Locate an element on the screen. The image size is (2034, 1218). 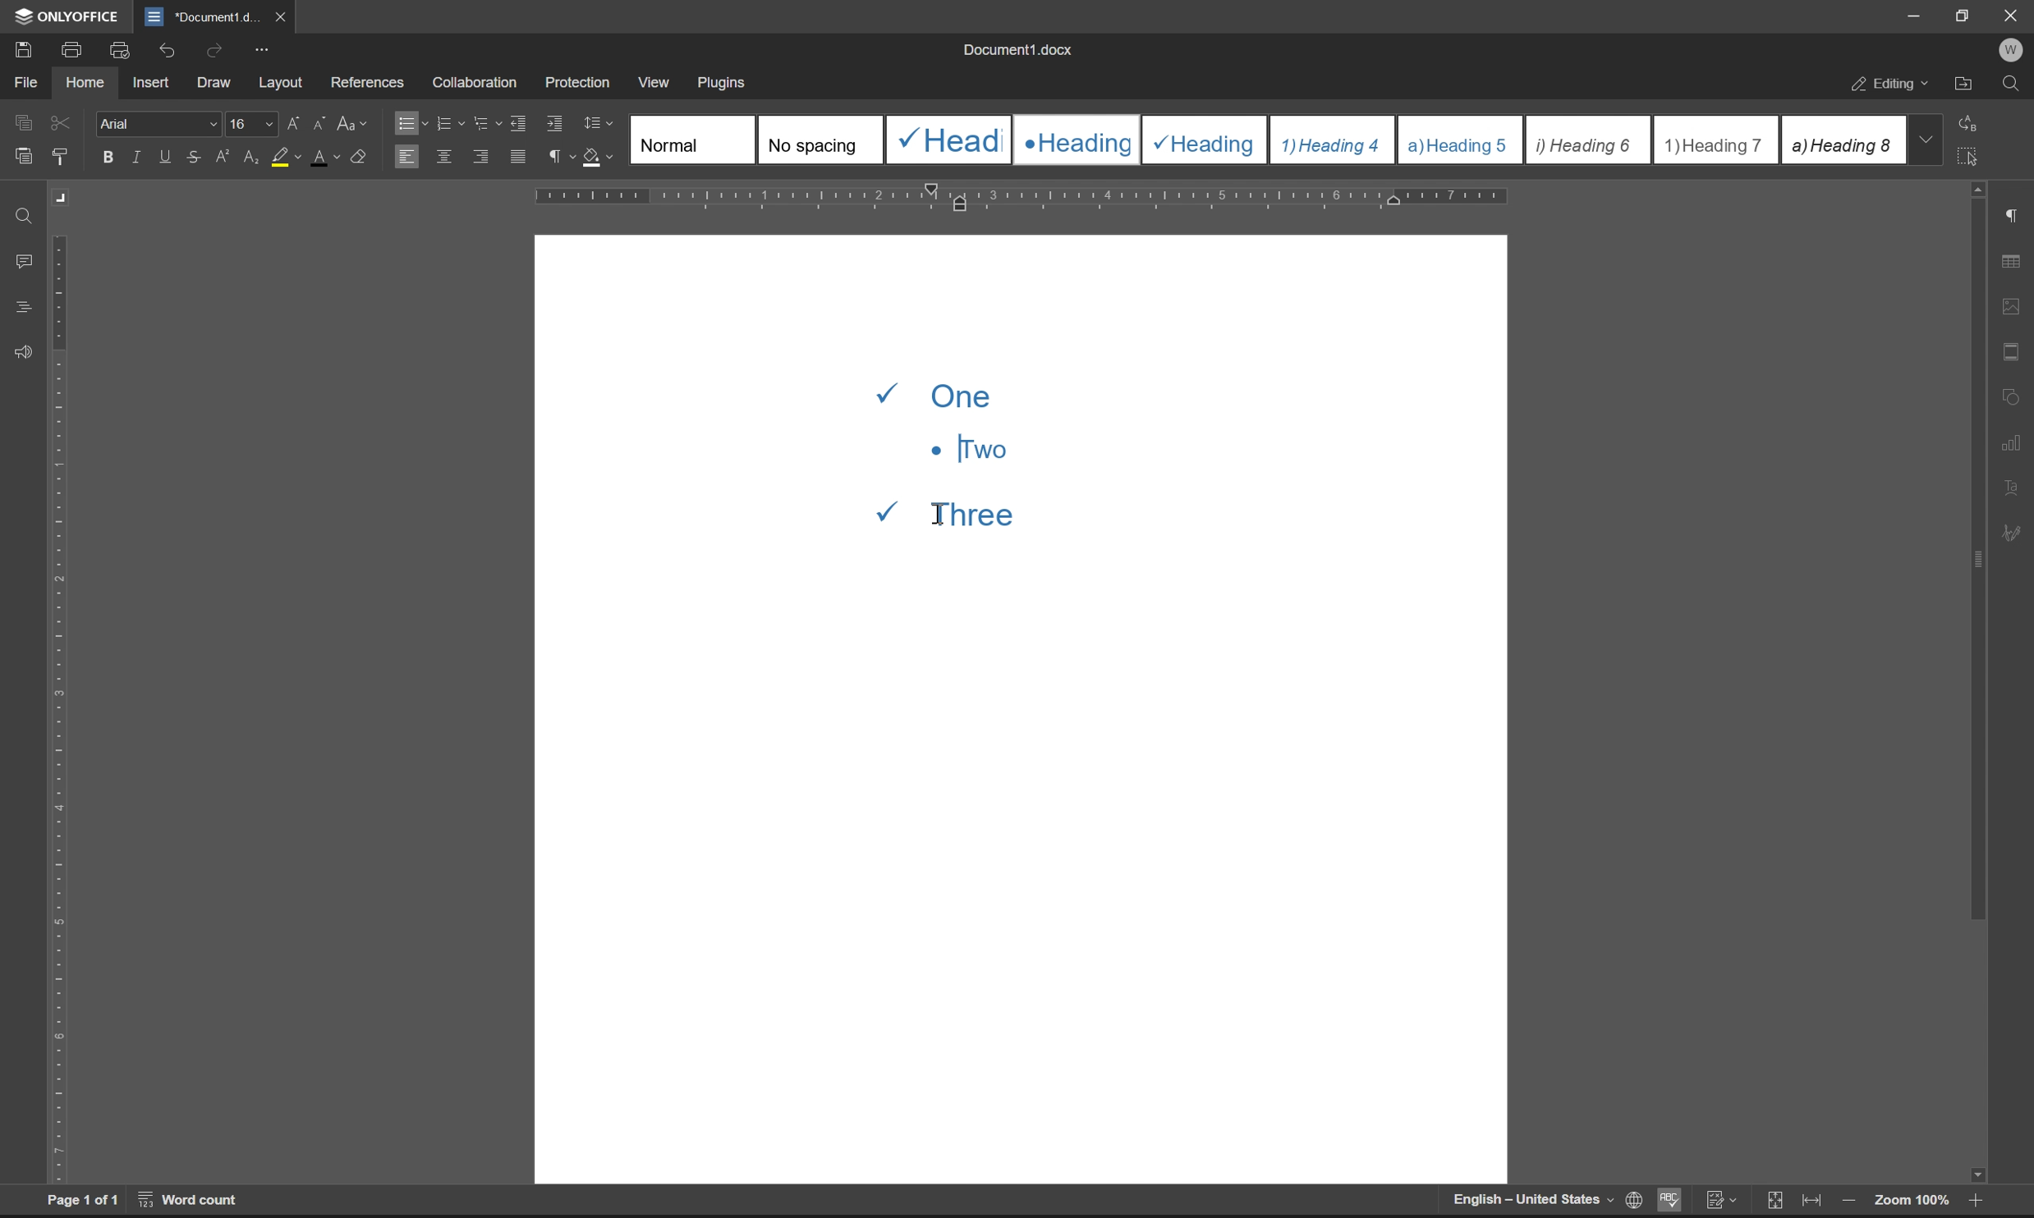
feedback & support is located at coordinates (25, 354).